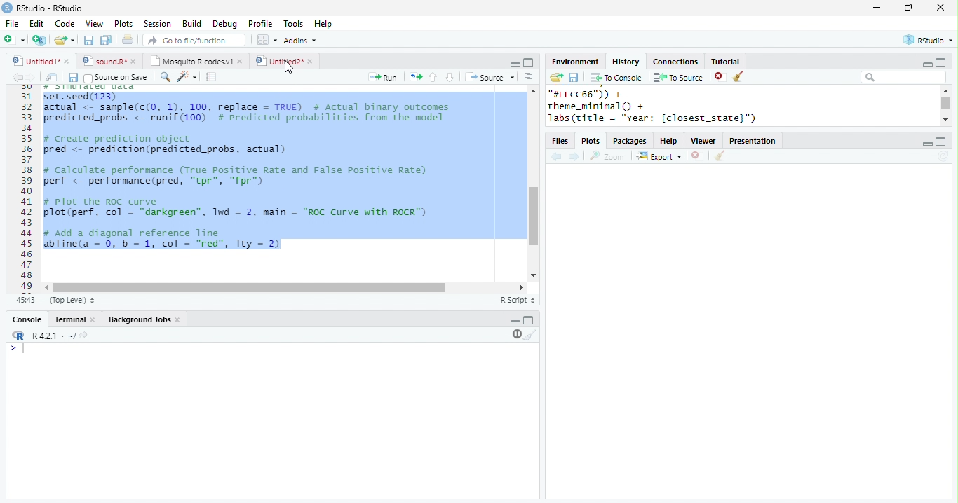 Image resolution: width=958 pixels, height=503 pixels. I want to click on scroll up, so click(945, 90).